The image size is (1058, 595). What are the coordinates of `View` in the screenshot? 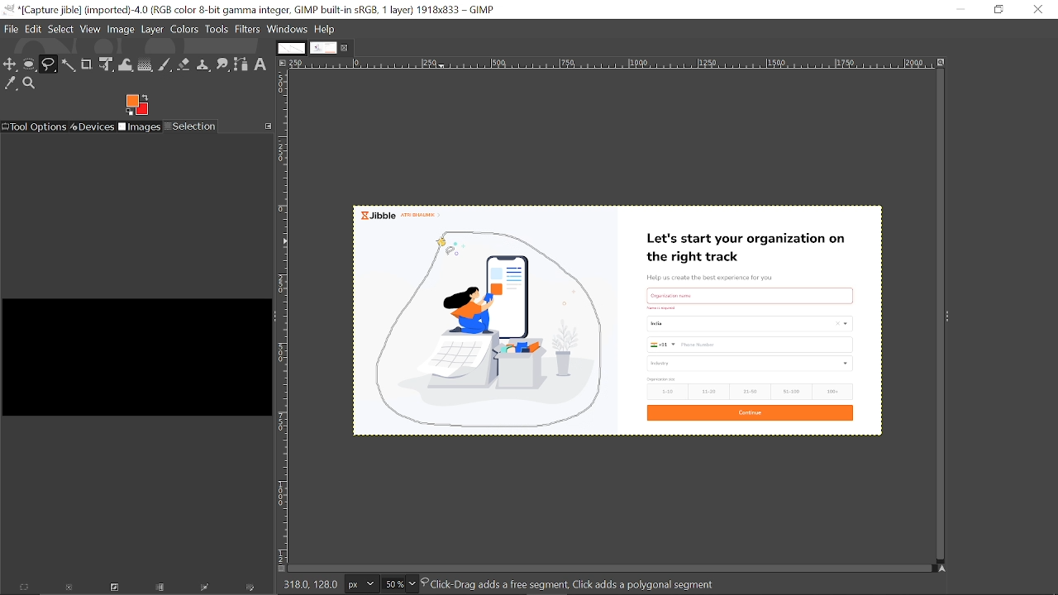 It's located at (91, 29).